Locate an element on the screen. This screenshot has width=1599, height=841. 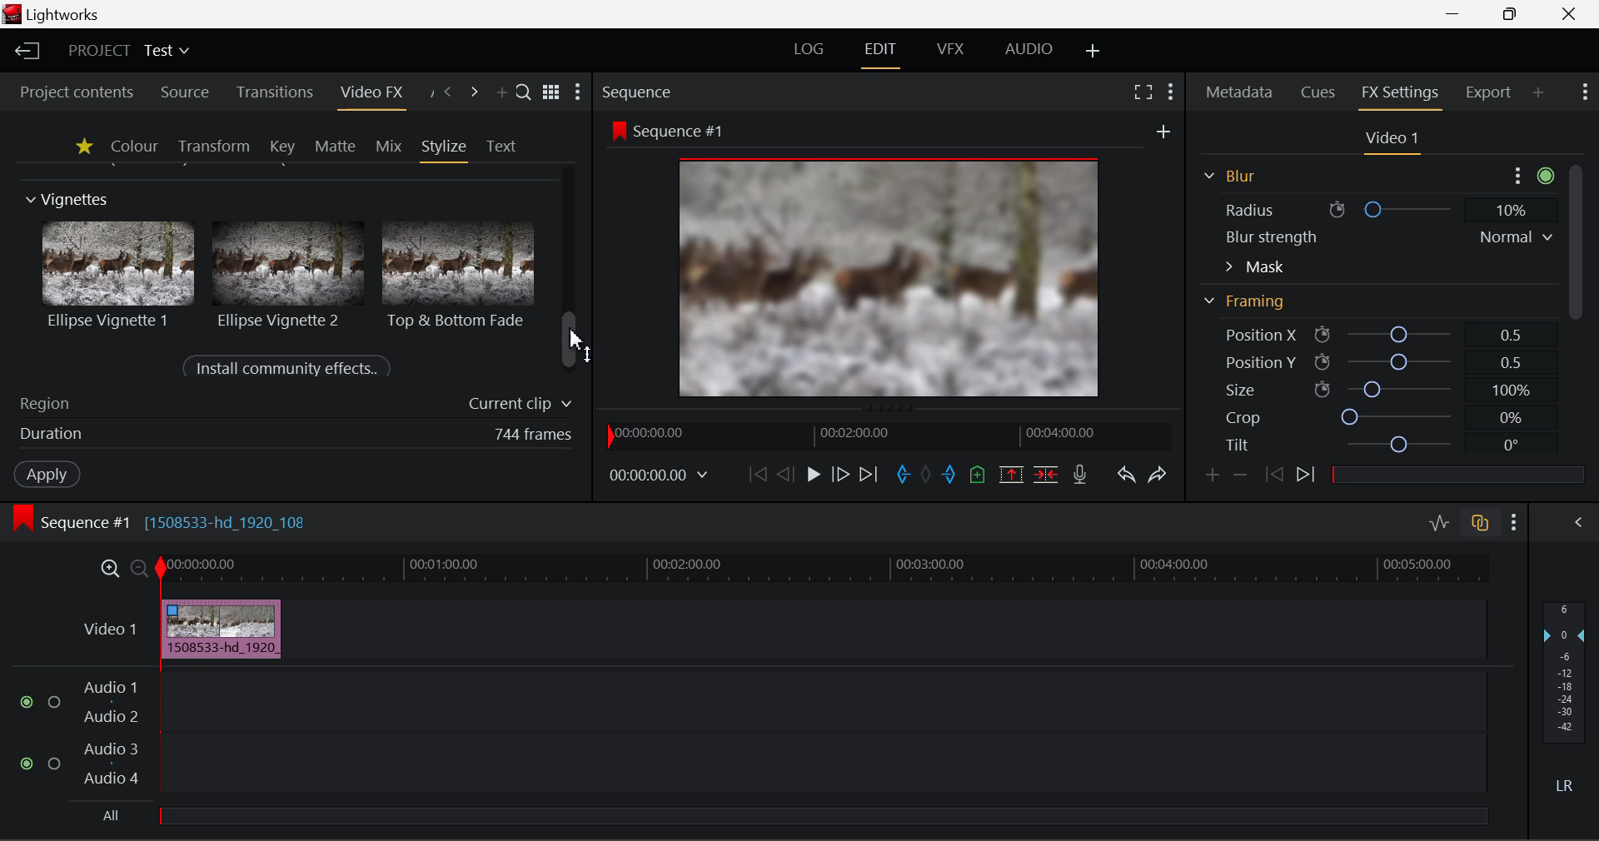
Go Back is located at coordinates (785, 475).